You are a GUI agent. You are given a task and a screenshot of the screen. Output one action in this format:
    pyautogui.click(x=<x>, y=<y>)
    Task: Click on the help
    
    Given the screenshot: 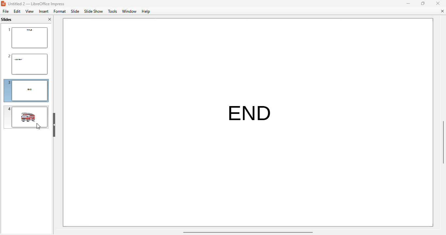 What is the action you would take?
    pyautogui.click(x=146, y=12)
    